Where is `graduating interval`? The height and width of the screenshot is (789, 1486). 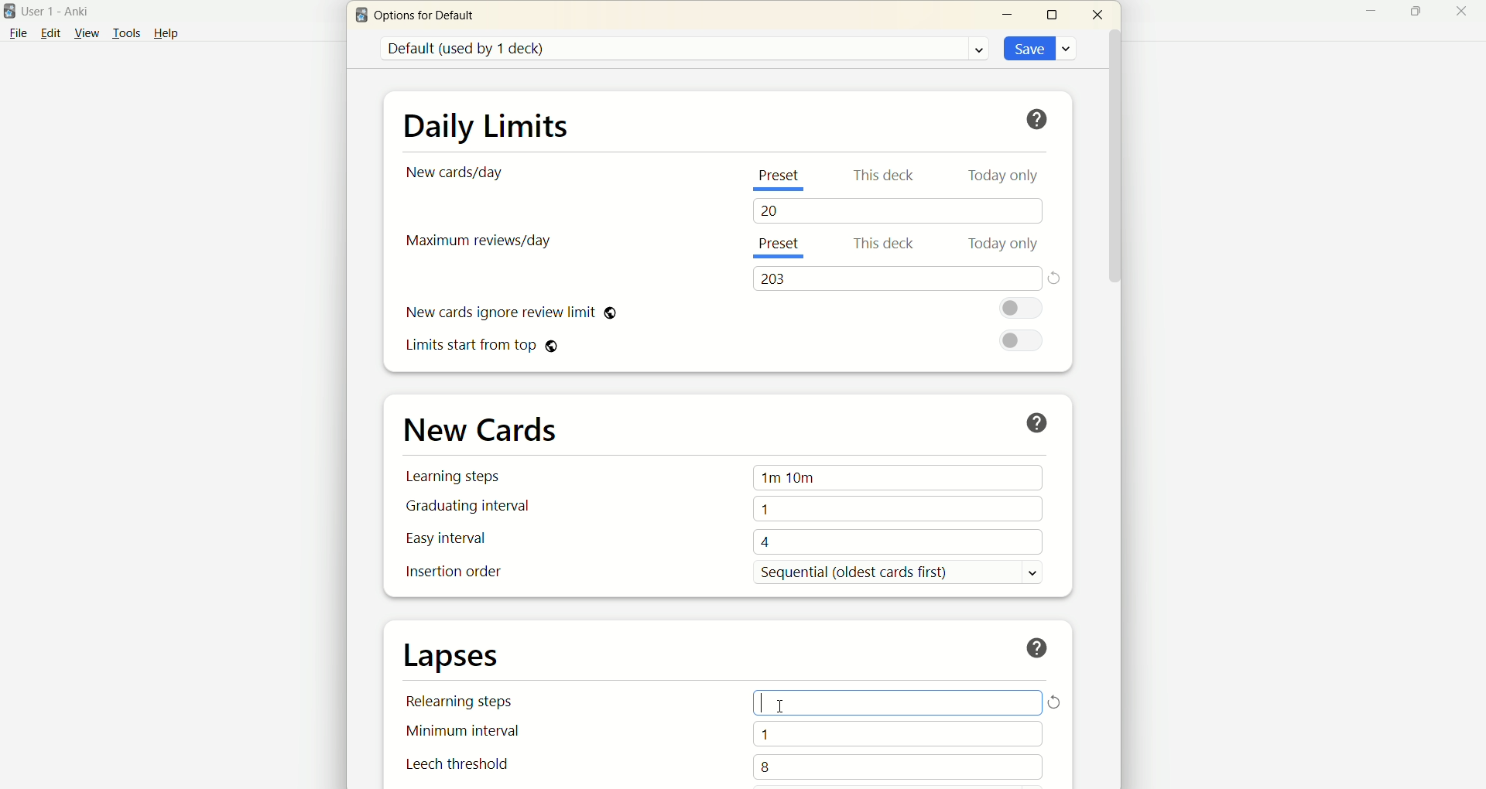
graduating interval is located at coordinates (465, 507).